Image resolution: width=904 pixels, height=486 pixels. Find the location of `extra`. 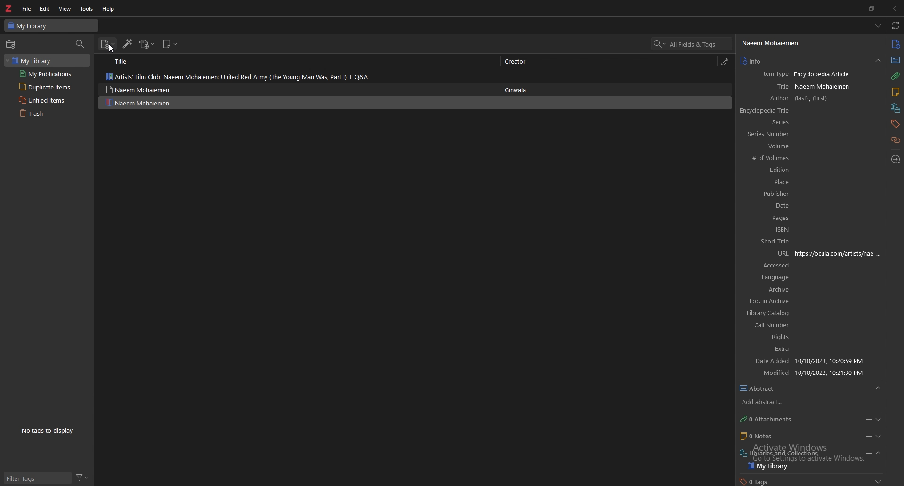

extra is located at coordinates (766, 348).